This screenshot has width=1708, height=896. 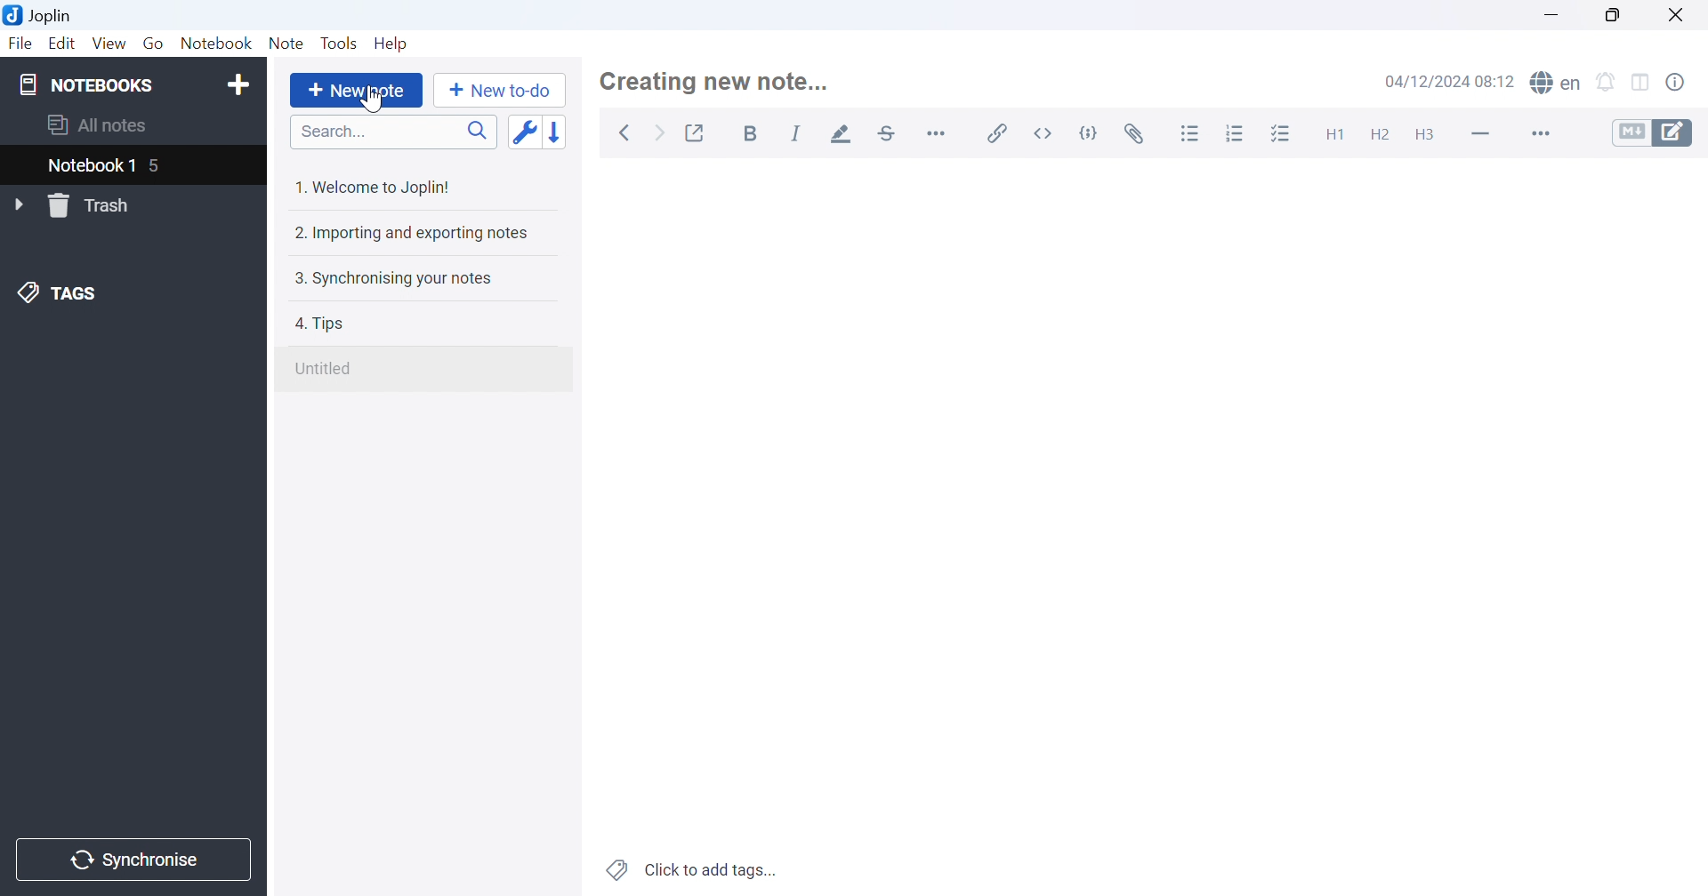 What do you see at coordinates (499, 92) in the screenshot?
I see `New to-do` at bounding box center [499, 92].